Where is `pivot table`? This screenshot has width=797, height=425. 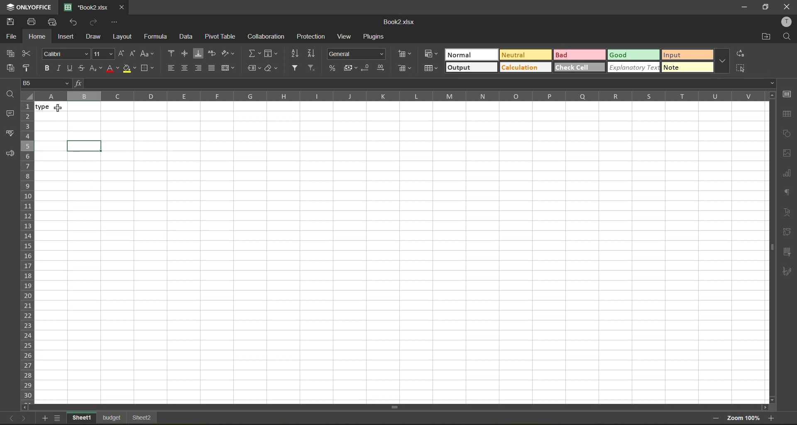
pivot table is located at coordinates (788, 233).